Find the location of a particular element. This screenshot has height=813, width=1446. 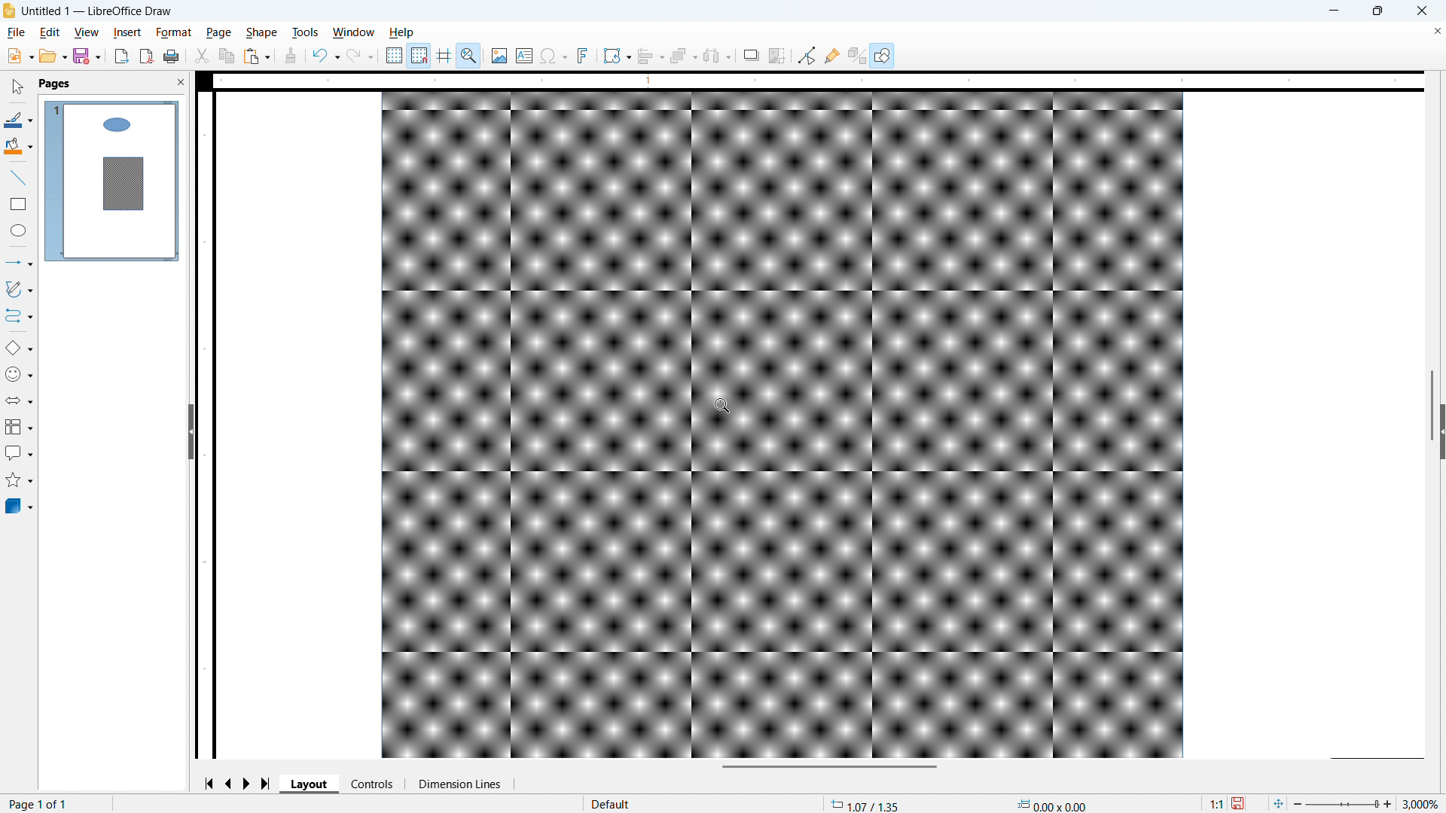

Close document  is located at coordinates (1435, 32).